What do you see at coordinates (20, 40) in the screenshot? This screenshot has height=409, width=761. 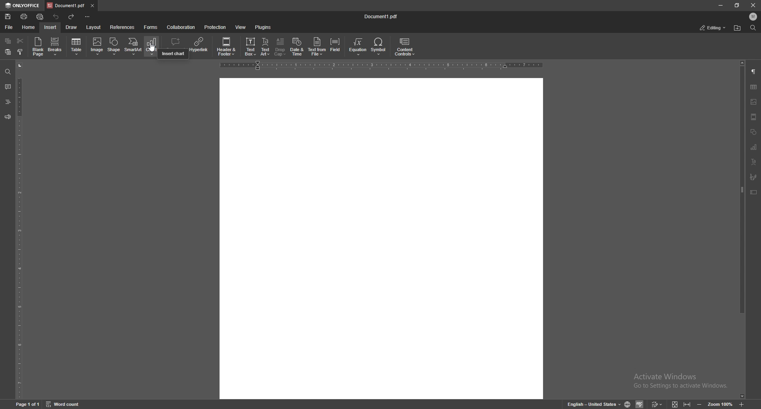 I see `cut` at bounding box center [20, 40].